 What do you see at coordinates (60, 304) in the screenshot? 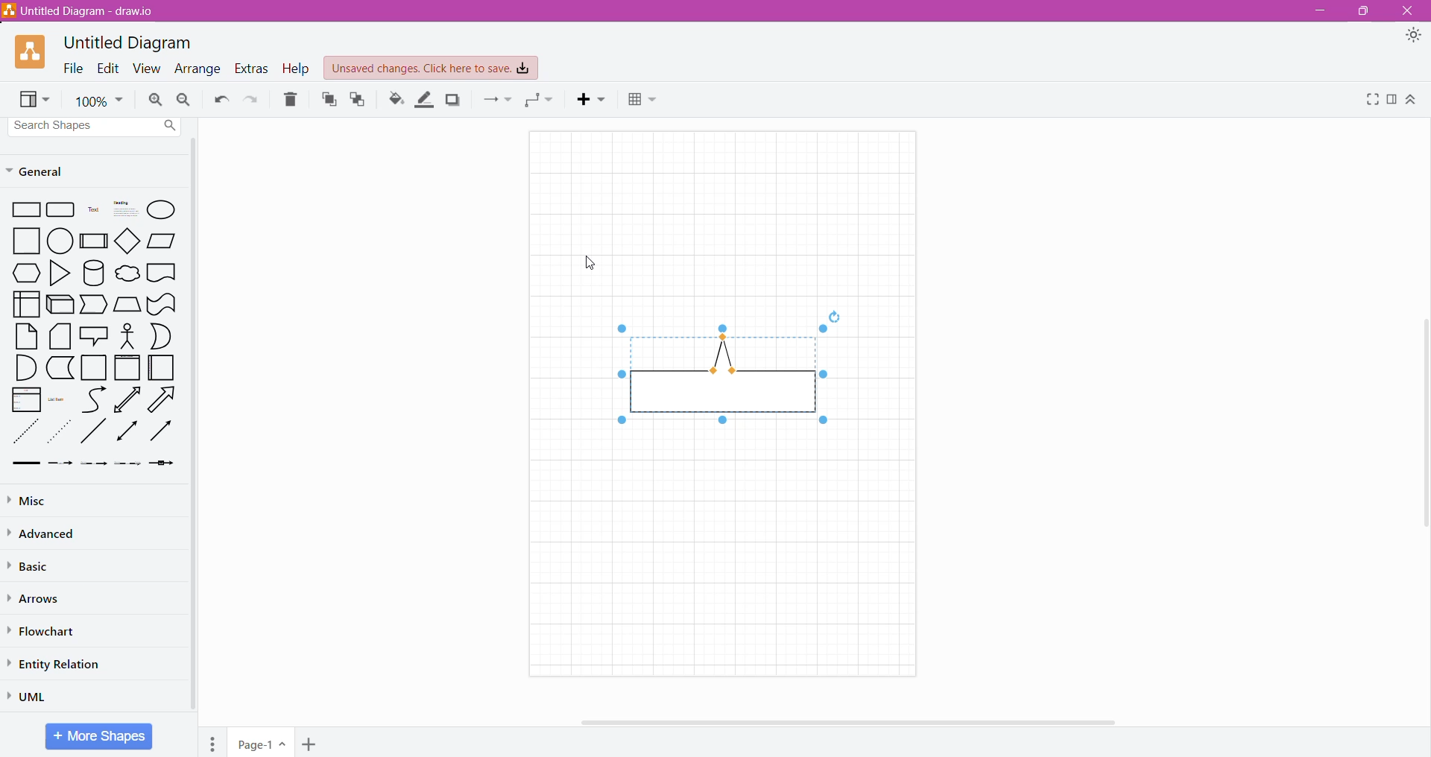
I see `3D Rectangle` at bounding box center [60, 304].